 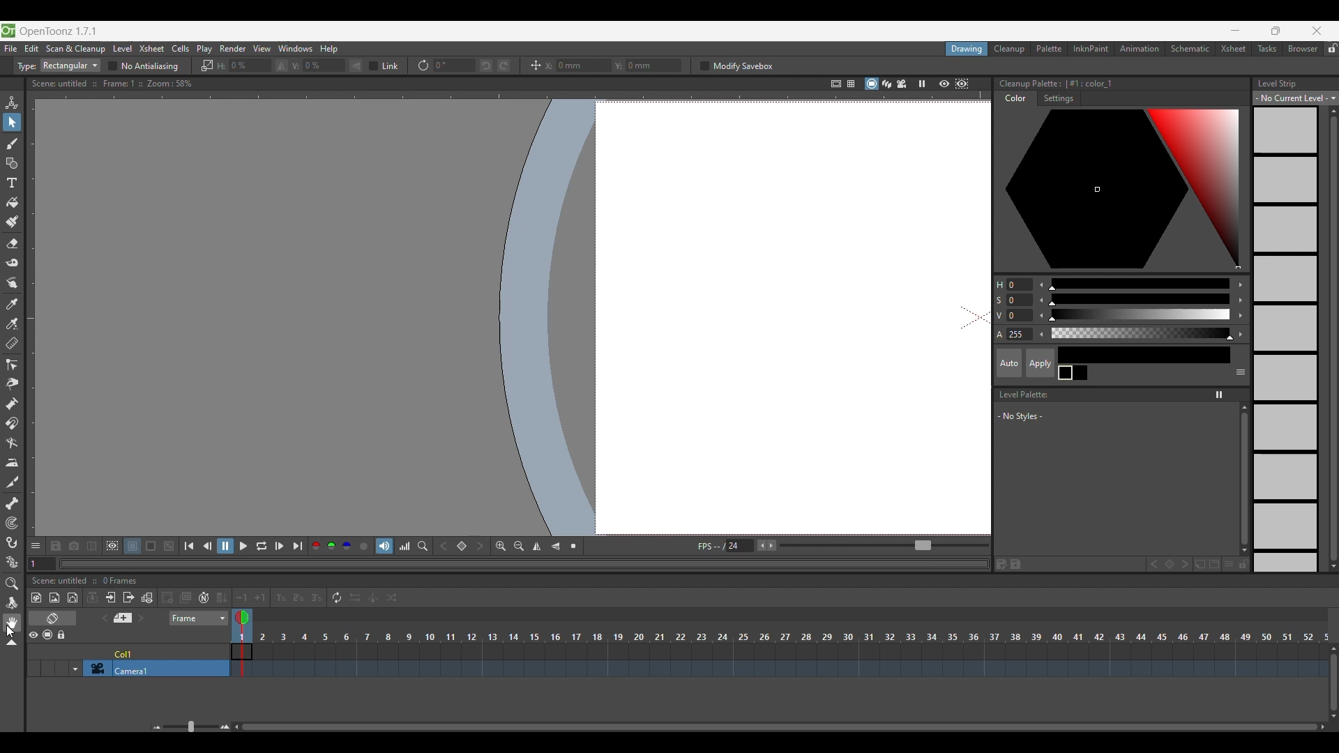 I want to click on Open sub Xsheet, so click(x=110, y=598).